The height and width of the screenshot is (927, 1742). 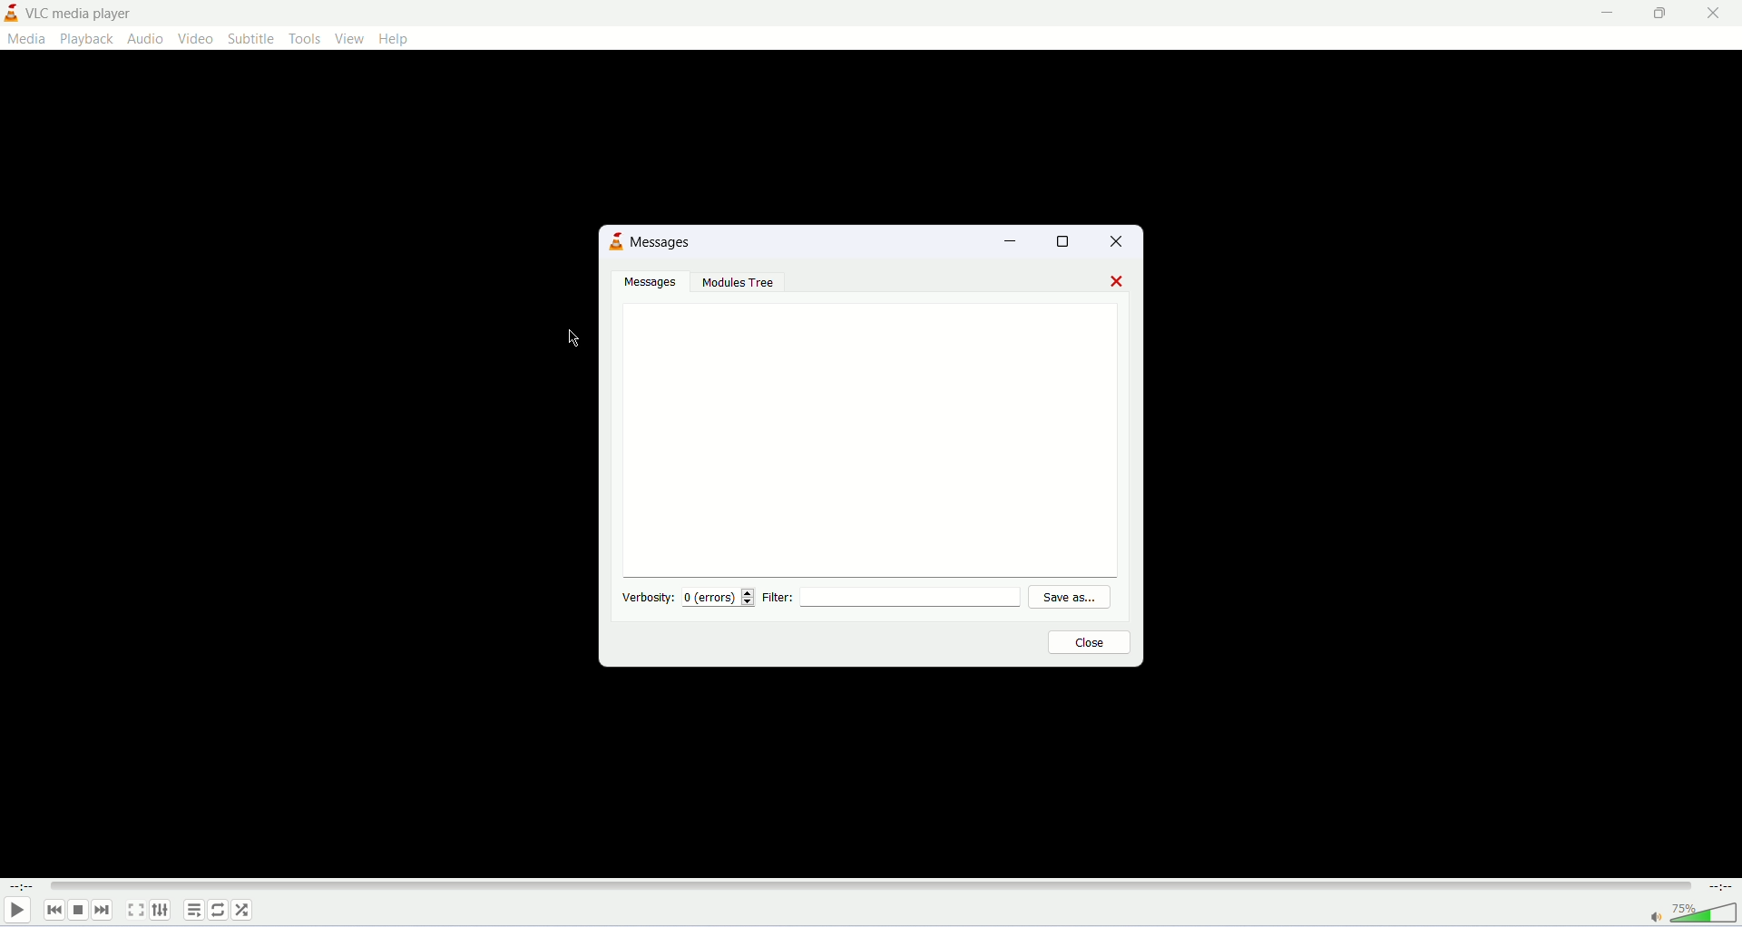 I want to click on close, so click(x=1091, y=643).